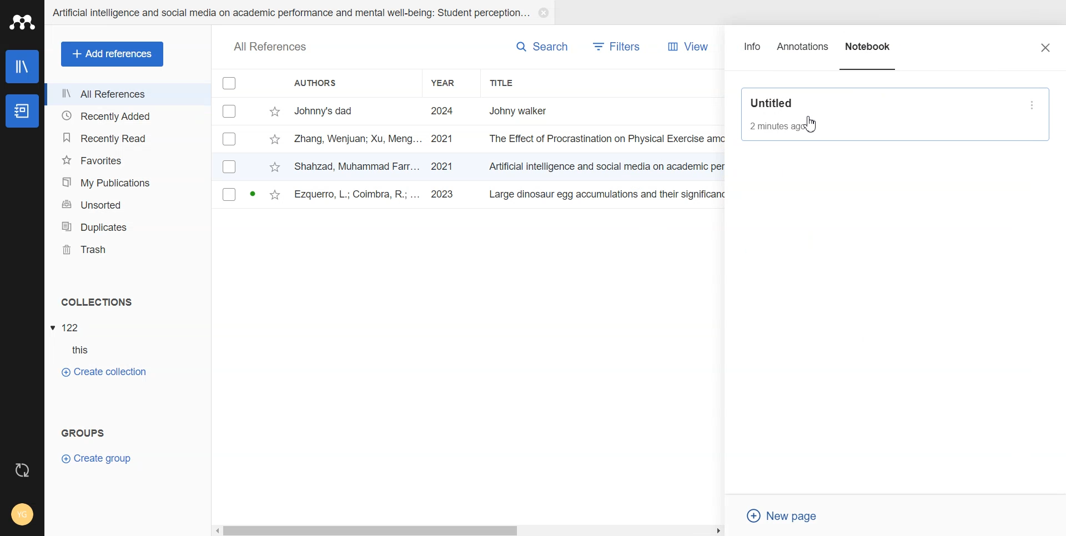 This screenshot has width=1066, height=536. What do you see at coordinates (869, 52) in the screenshot?
I see `Notebook` at bounding box center [869, 52].